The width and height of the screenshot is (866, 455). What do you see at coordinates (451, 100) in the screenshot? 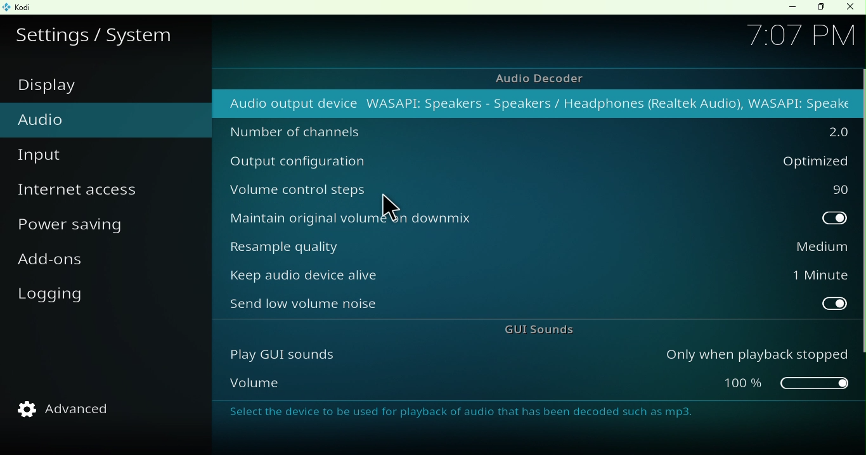
I see `Audio output device` at bounding box center [451, 100].